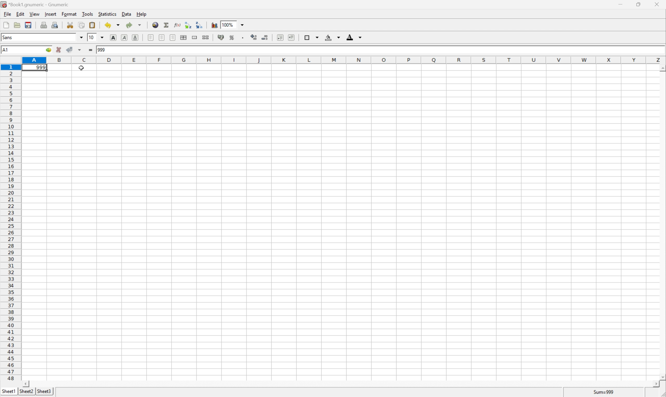  What do you see at coordinates (27, 384) in the screenshot?
I see `scroll left` at bounding box center [27, 384].